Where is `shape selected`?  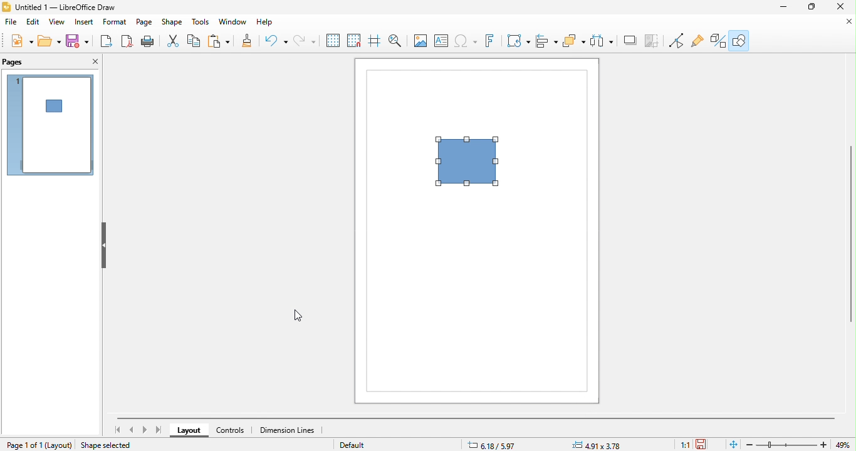
shape selected is located at coordinates (110, 444).